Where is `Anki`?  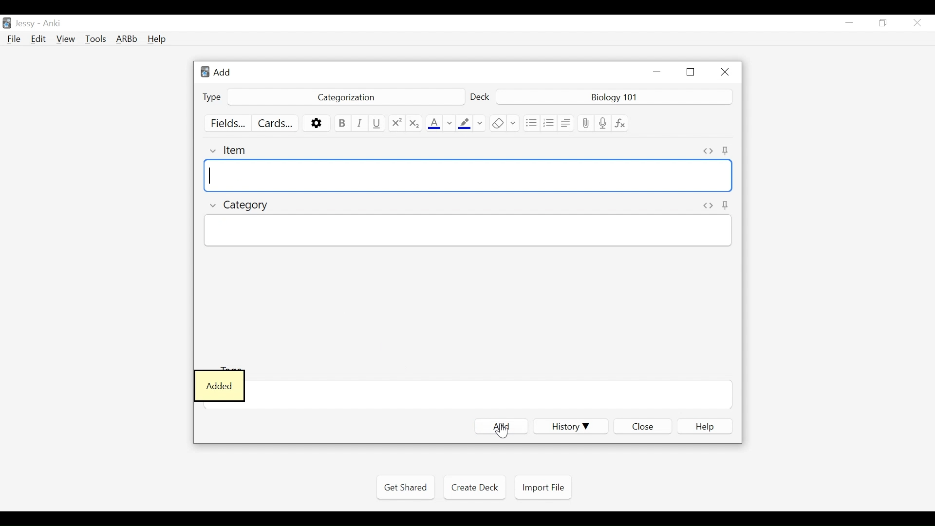
Anki is located at coordinates (52, 23).